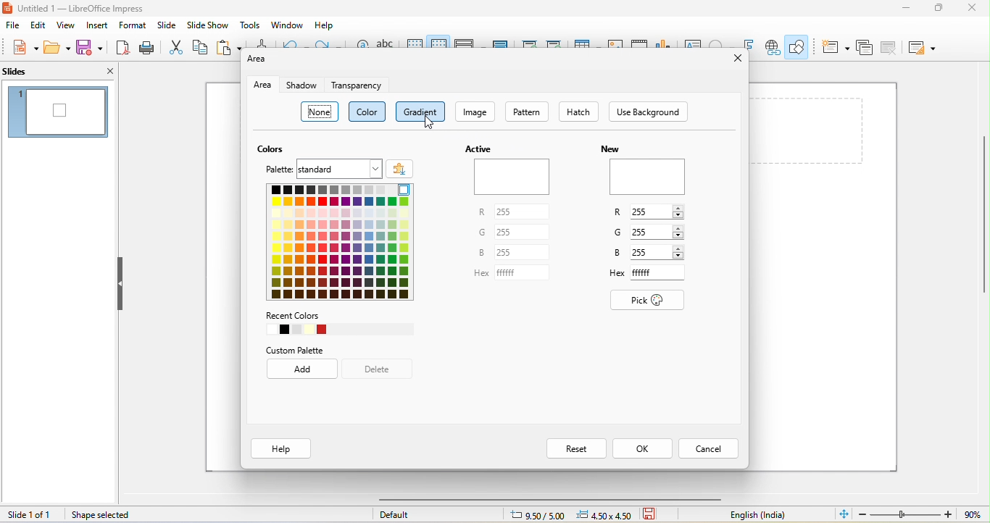  I want to click on export pdf, so click(122, 47).